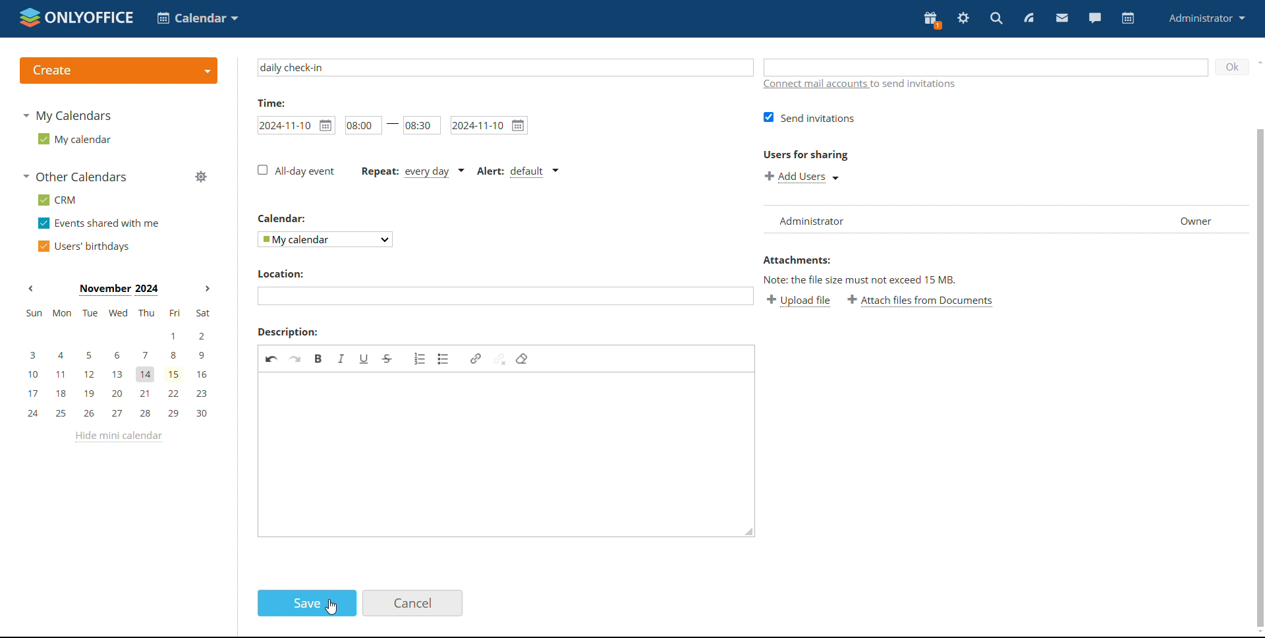 This screenshot has width=1265, height=638. What do you see at coordinates (522, 355) in the screenshot?
I see `remove format` at bounding box center [522, 355].